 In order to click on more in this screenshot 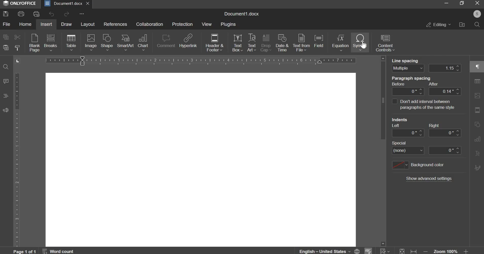, I will do `click(81, 14)`.